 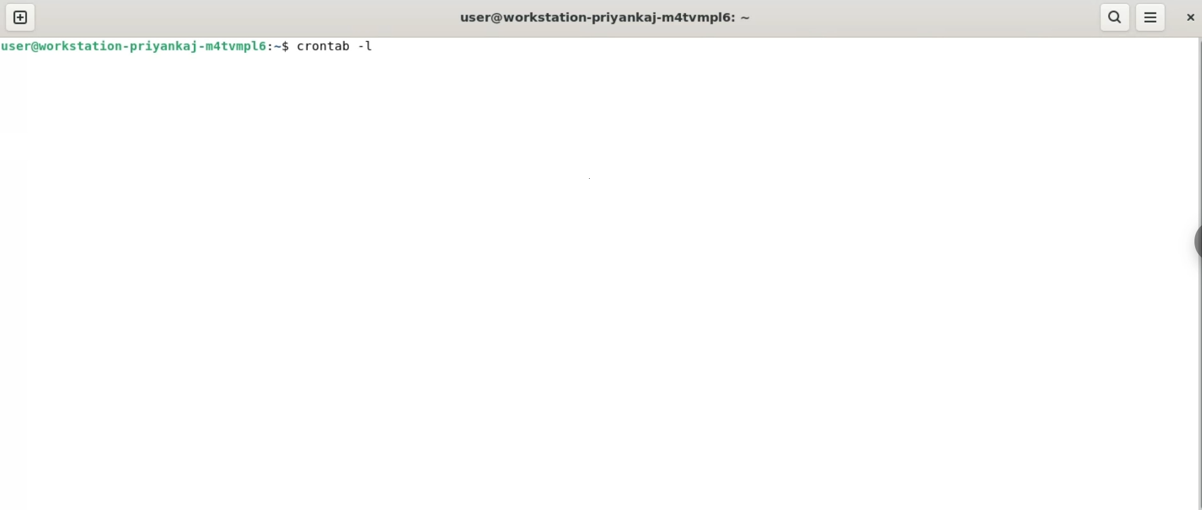 What do you see at coordinates (148, 47) in the screenshot?
I see `user@workstation-priyankaj-m4tvmpl6:~$` at bounding box center [148, 47].